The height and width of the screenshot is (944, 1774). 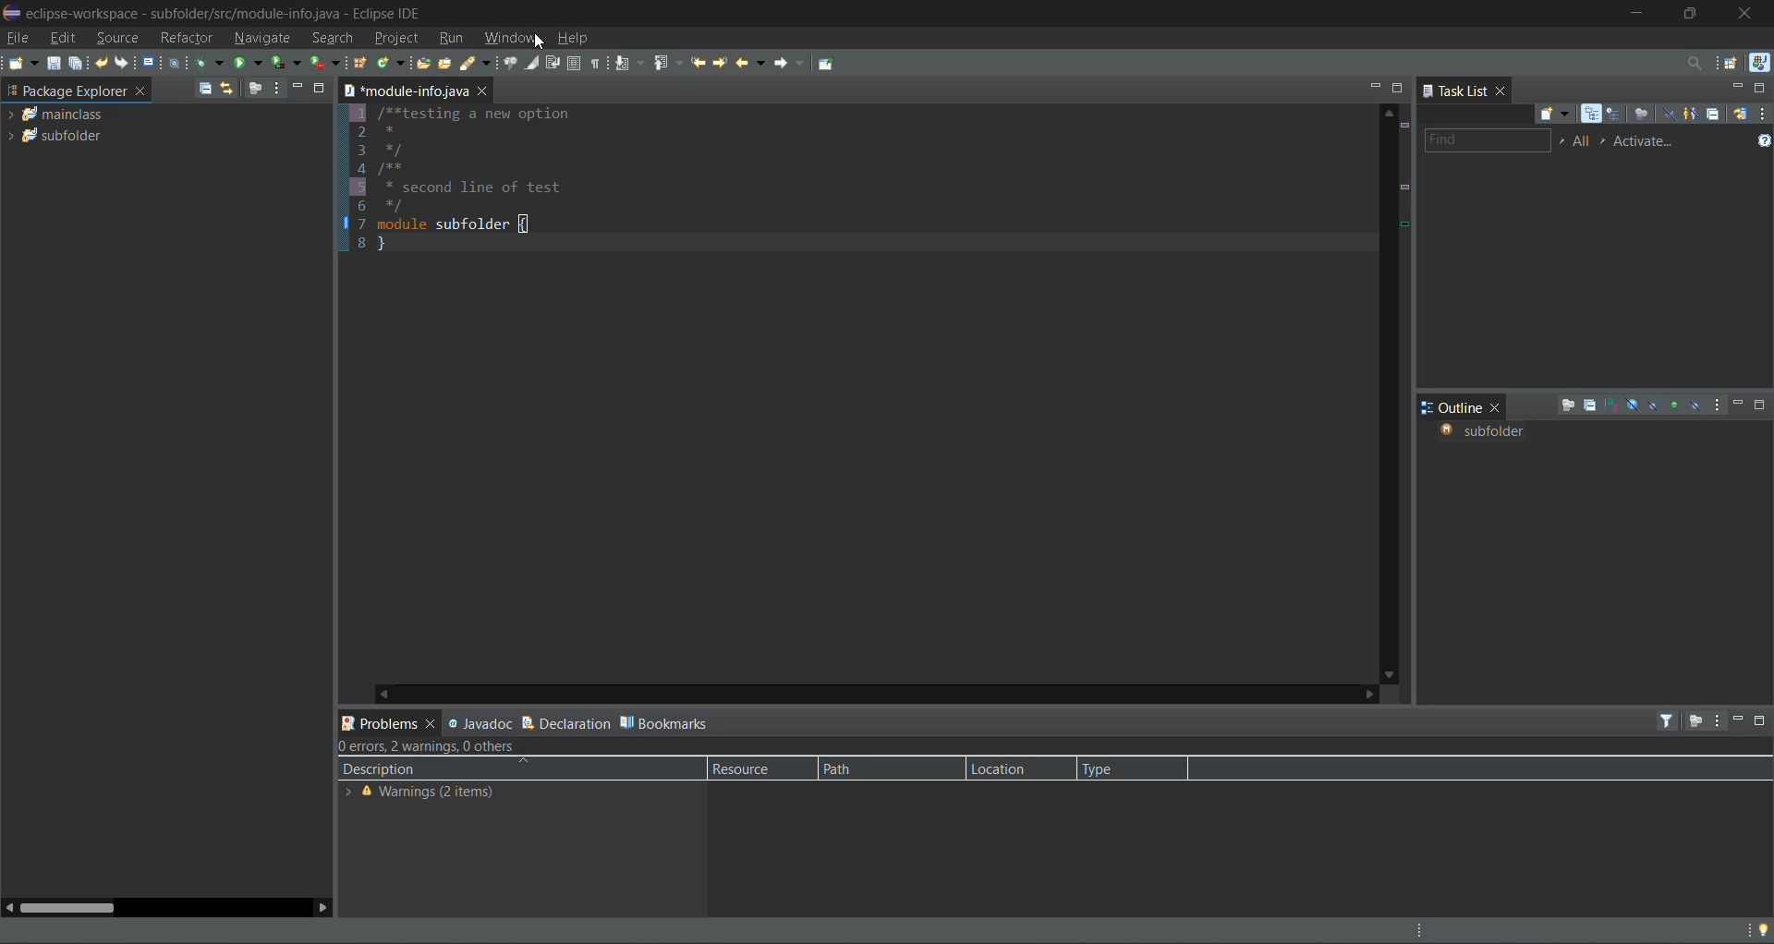 What do you see at coordinates (175, 61) in the screenshot?
I see `skip all breakpoints` at bounding box center [175, 61].